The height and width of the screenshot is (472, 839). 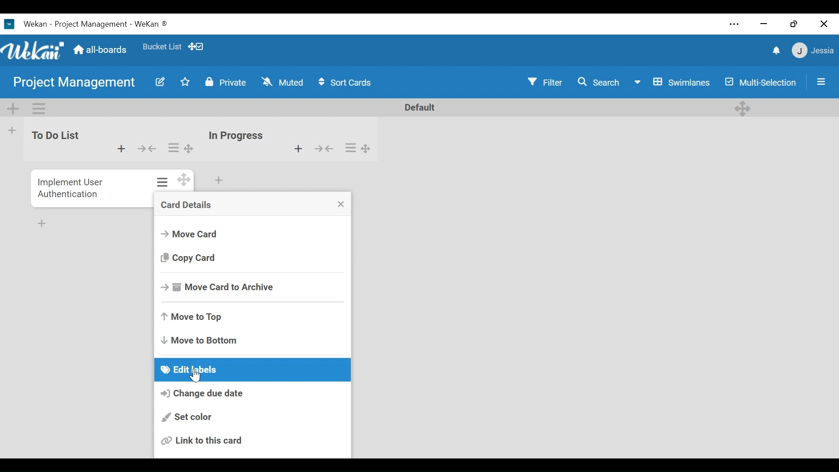 I want to click on desktop drag handles, so click(x=742, y=108).